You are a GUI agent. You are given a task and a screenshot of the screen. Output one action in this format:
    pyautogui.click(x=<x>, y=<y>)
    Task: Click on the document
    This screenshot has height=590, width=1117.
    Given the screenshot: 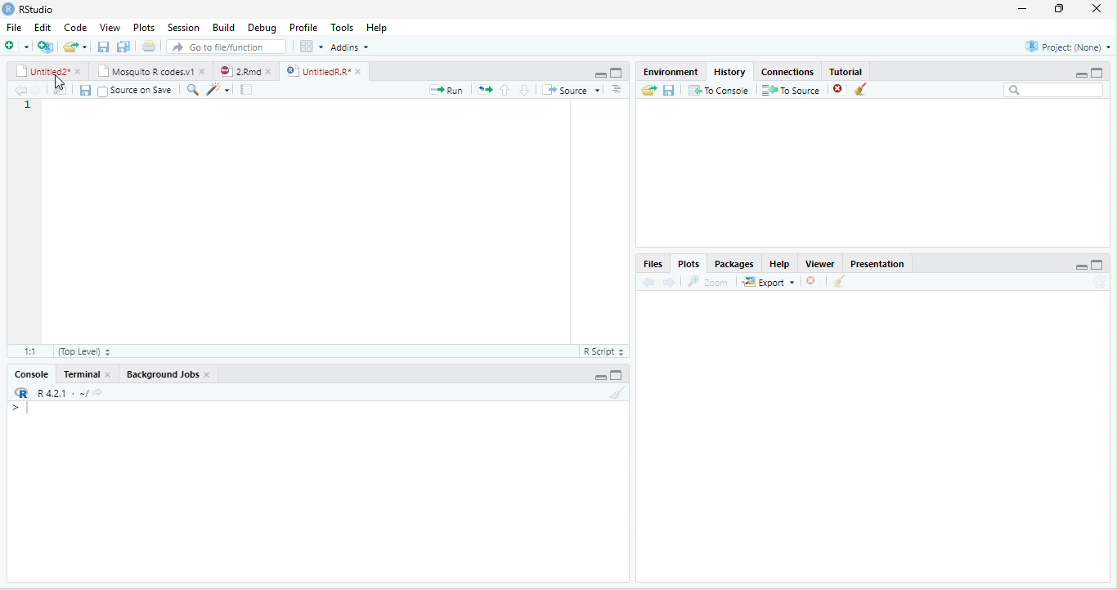 What is the action you would take?
    pyautogui.click(x=148, y=46)
    